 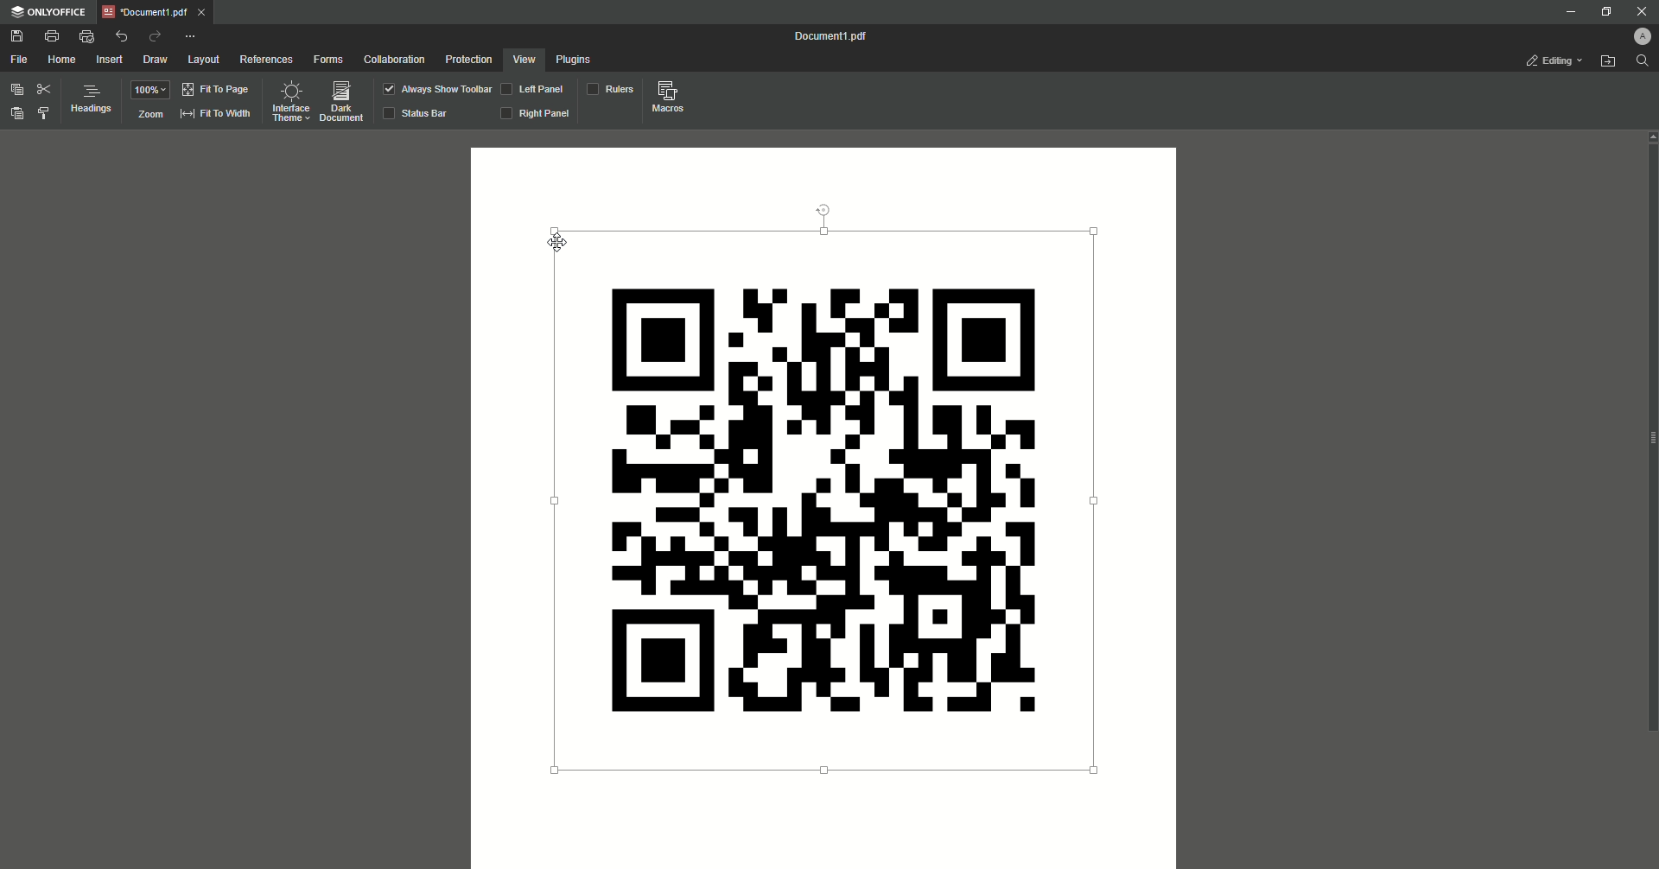 What do you see at coordinates (470, 60) in the screenshot?
I see `Protection` at bounding box center [470, 60].